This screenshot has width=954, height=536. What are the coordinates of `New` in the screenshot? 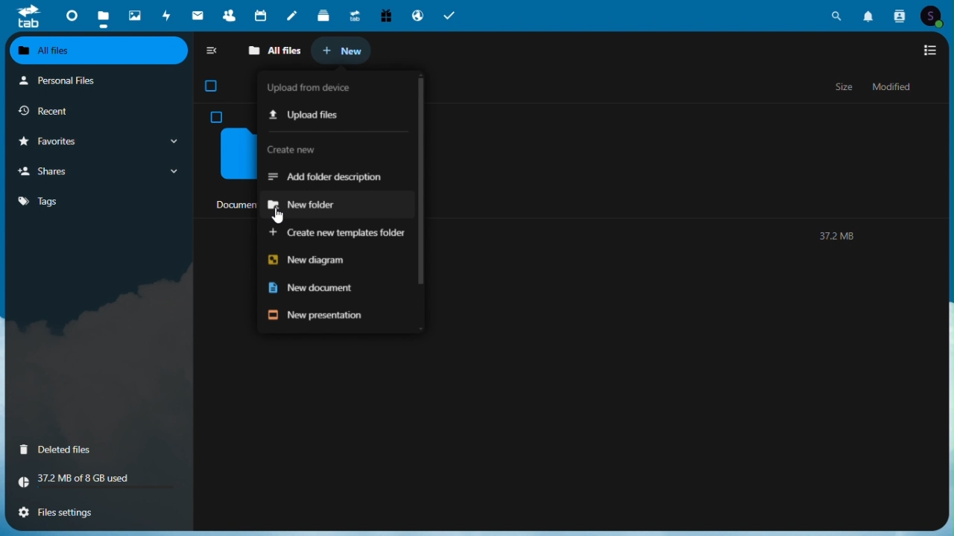 It's located at (342, 49).